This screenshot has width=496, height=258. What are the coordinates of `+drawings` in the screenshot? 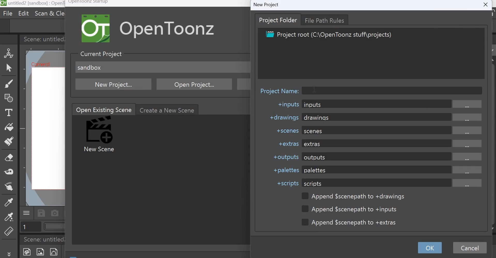 It's located at (283, 117).